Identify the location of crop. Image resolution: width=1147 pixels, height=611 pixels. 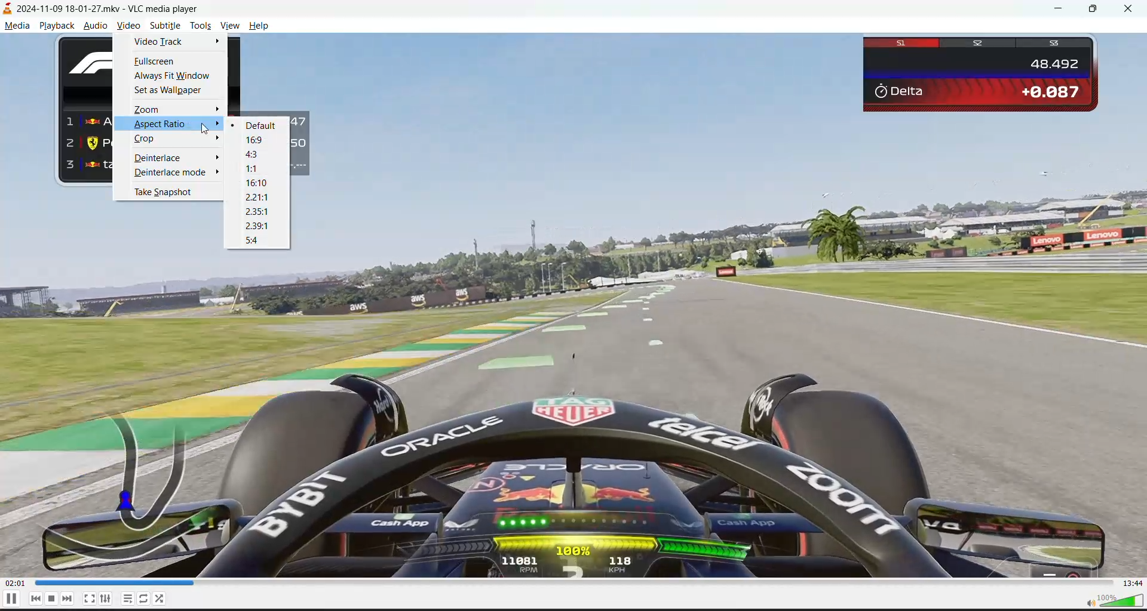
(150, 138).